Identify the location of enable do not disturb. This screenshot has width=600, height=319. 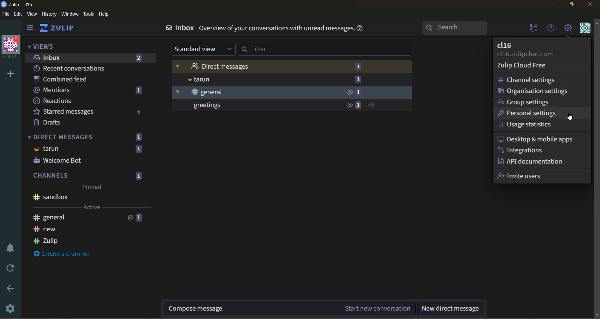
(11, 246).